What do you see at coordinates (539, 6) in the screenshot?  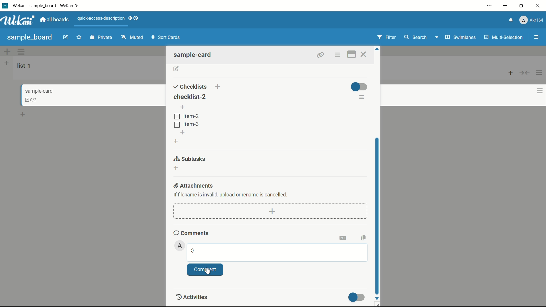 I see `close app` at bounding box center [539, 6].